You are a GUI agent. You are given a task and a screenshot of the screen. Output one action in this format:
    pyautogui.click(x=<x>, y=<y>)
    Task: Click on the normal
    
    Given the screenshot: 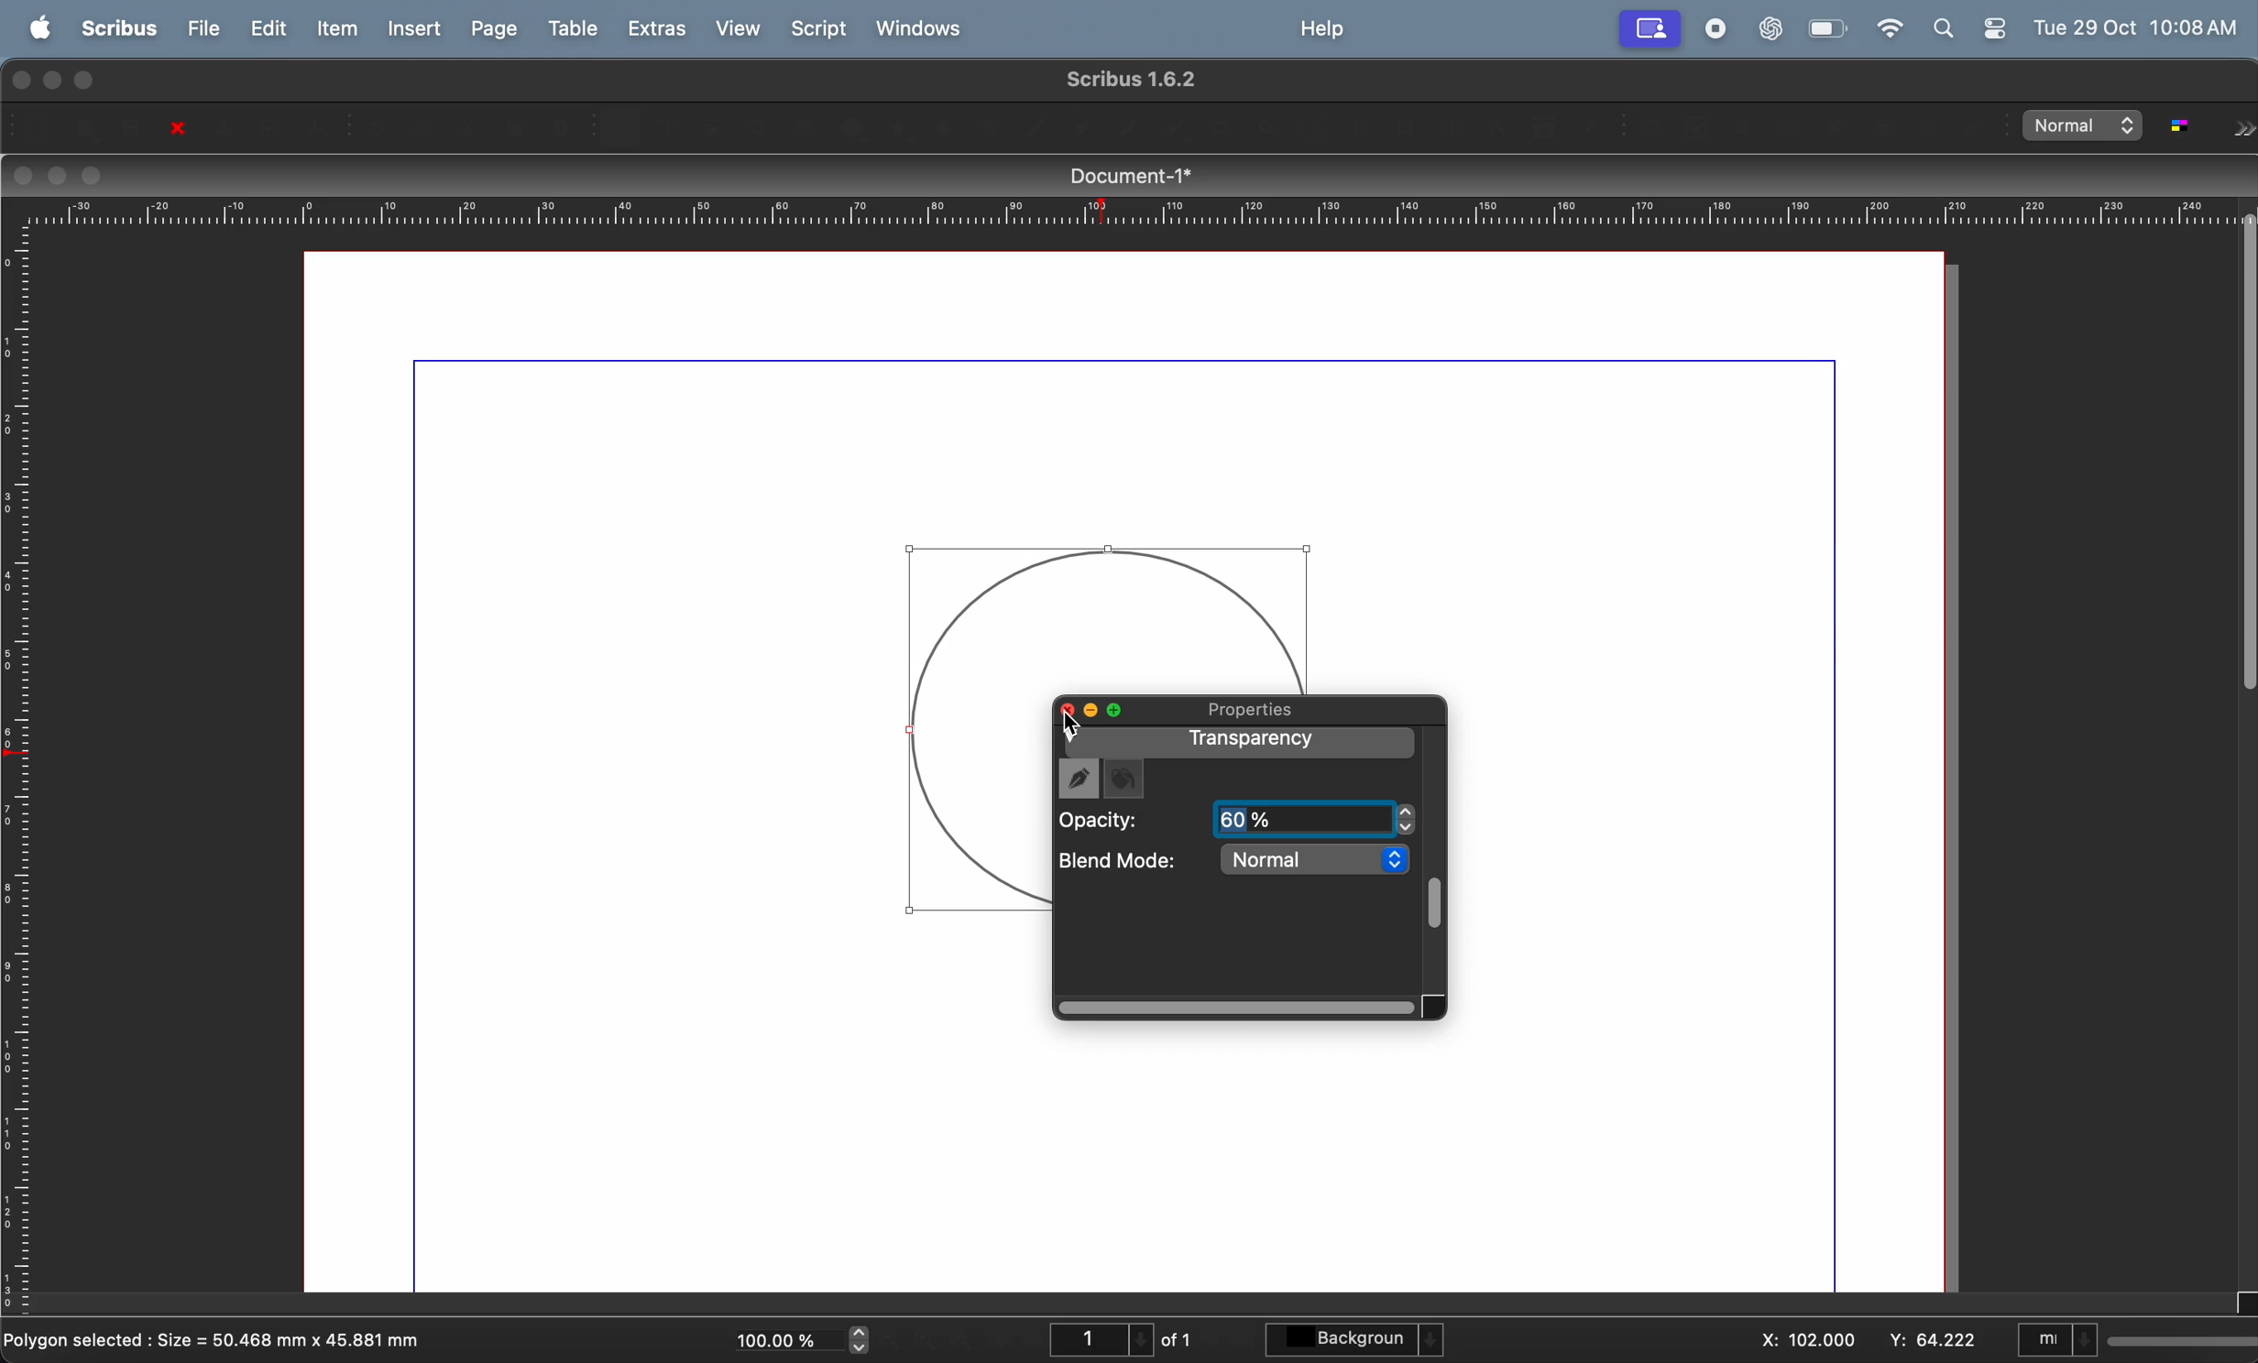 What is the action you would take?
    pyautogui.click(x=1314, y=858)
    